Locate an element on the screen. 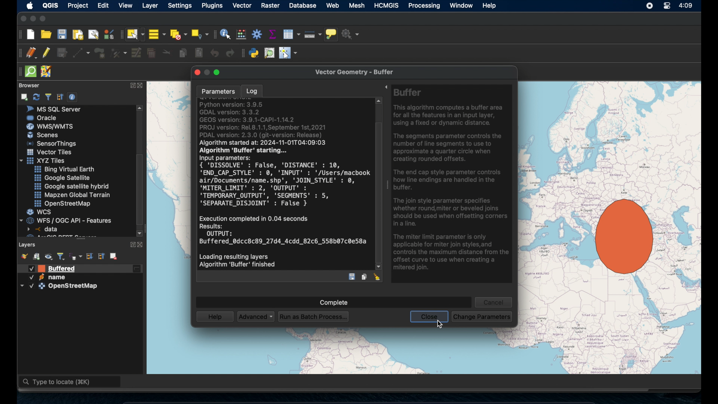 The height and width of the screenshot is (404, 718). quicksom is located at coordinates (31, 71).